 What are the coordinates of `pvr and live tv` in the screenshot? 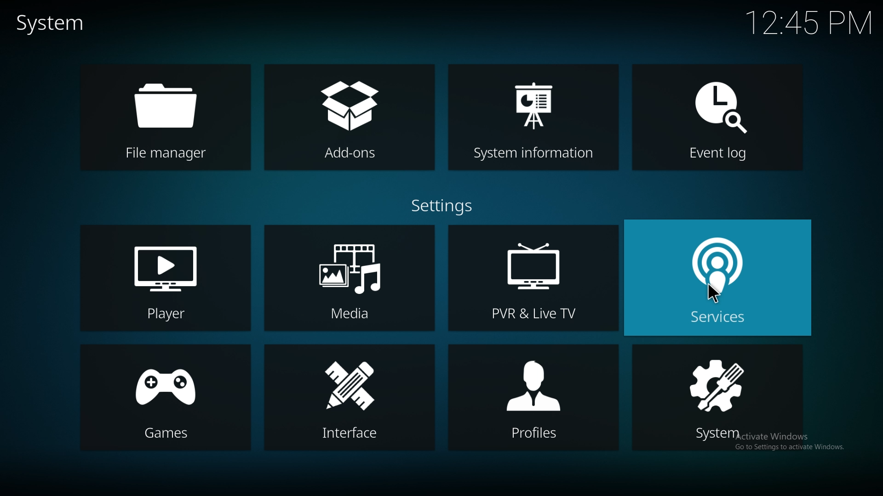 It's located at (533, 278).